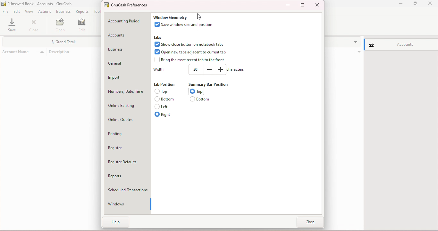  What do you see at coordinates (399, 44) in the screenshot?
I see `Accounts` at bounding box center [399, 44].